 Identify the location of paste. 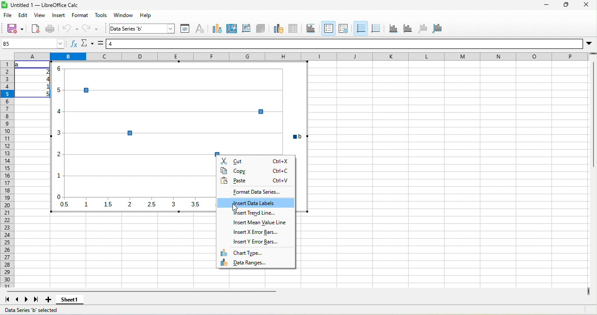
(255, 181).